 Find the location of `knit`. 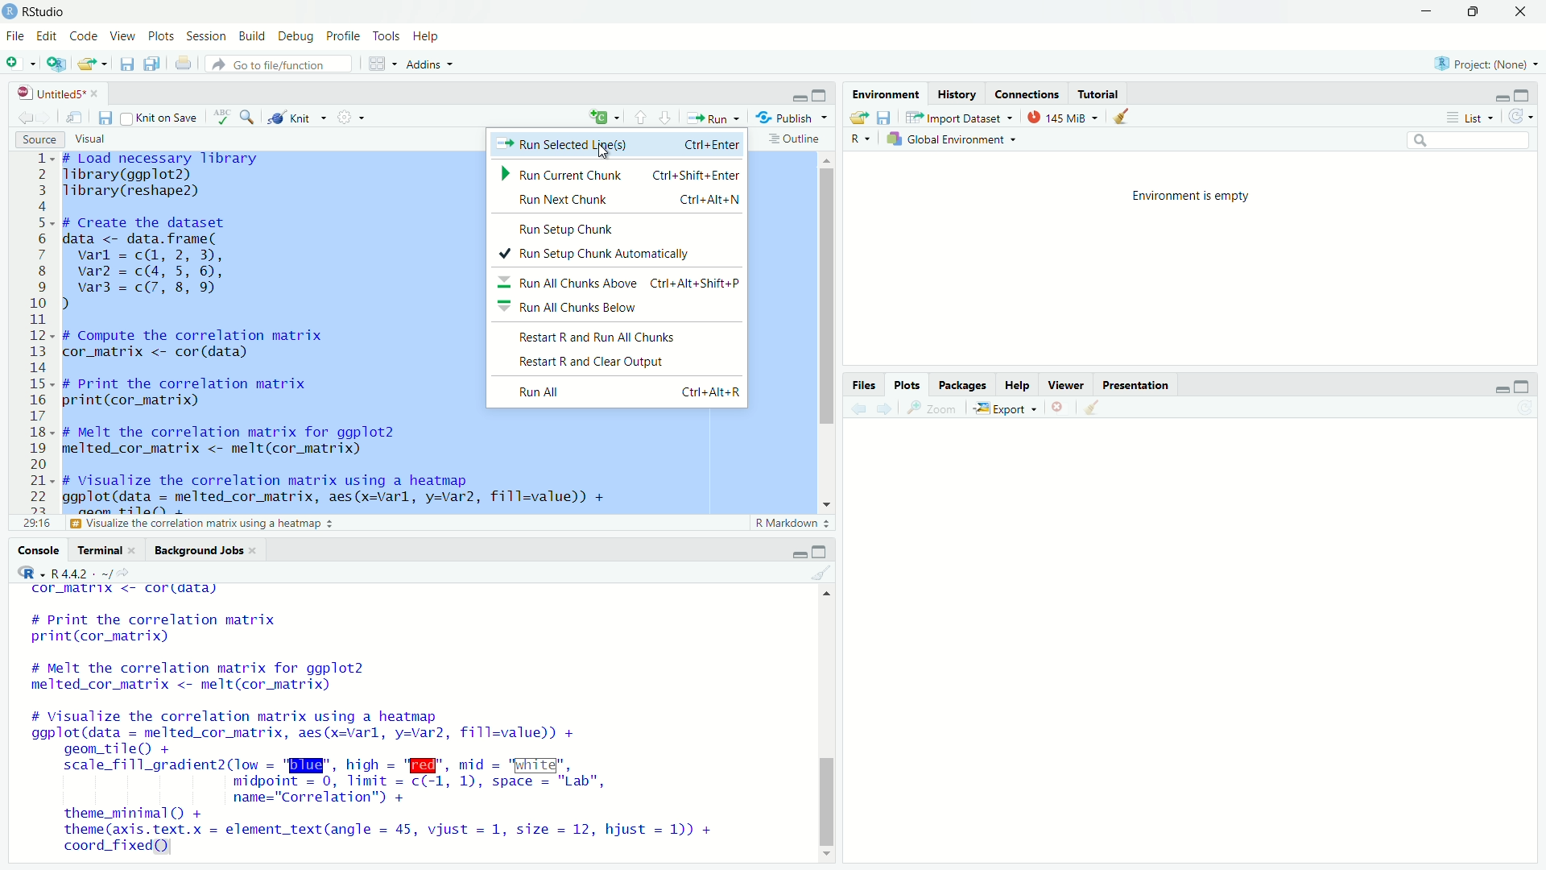

knit is located at coordinates (291, 118).